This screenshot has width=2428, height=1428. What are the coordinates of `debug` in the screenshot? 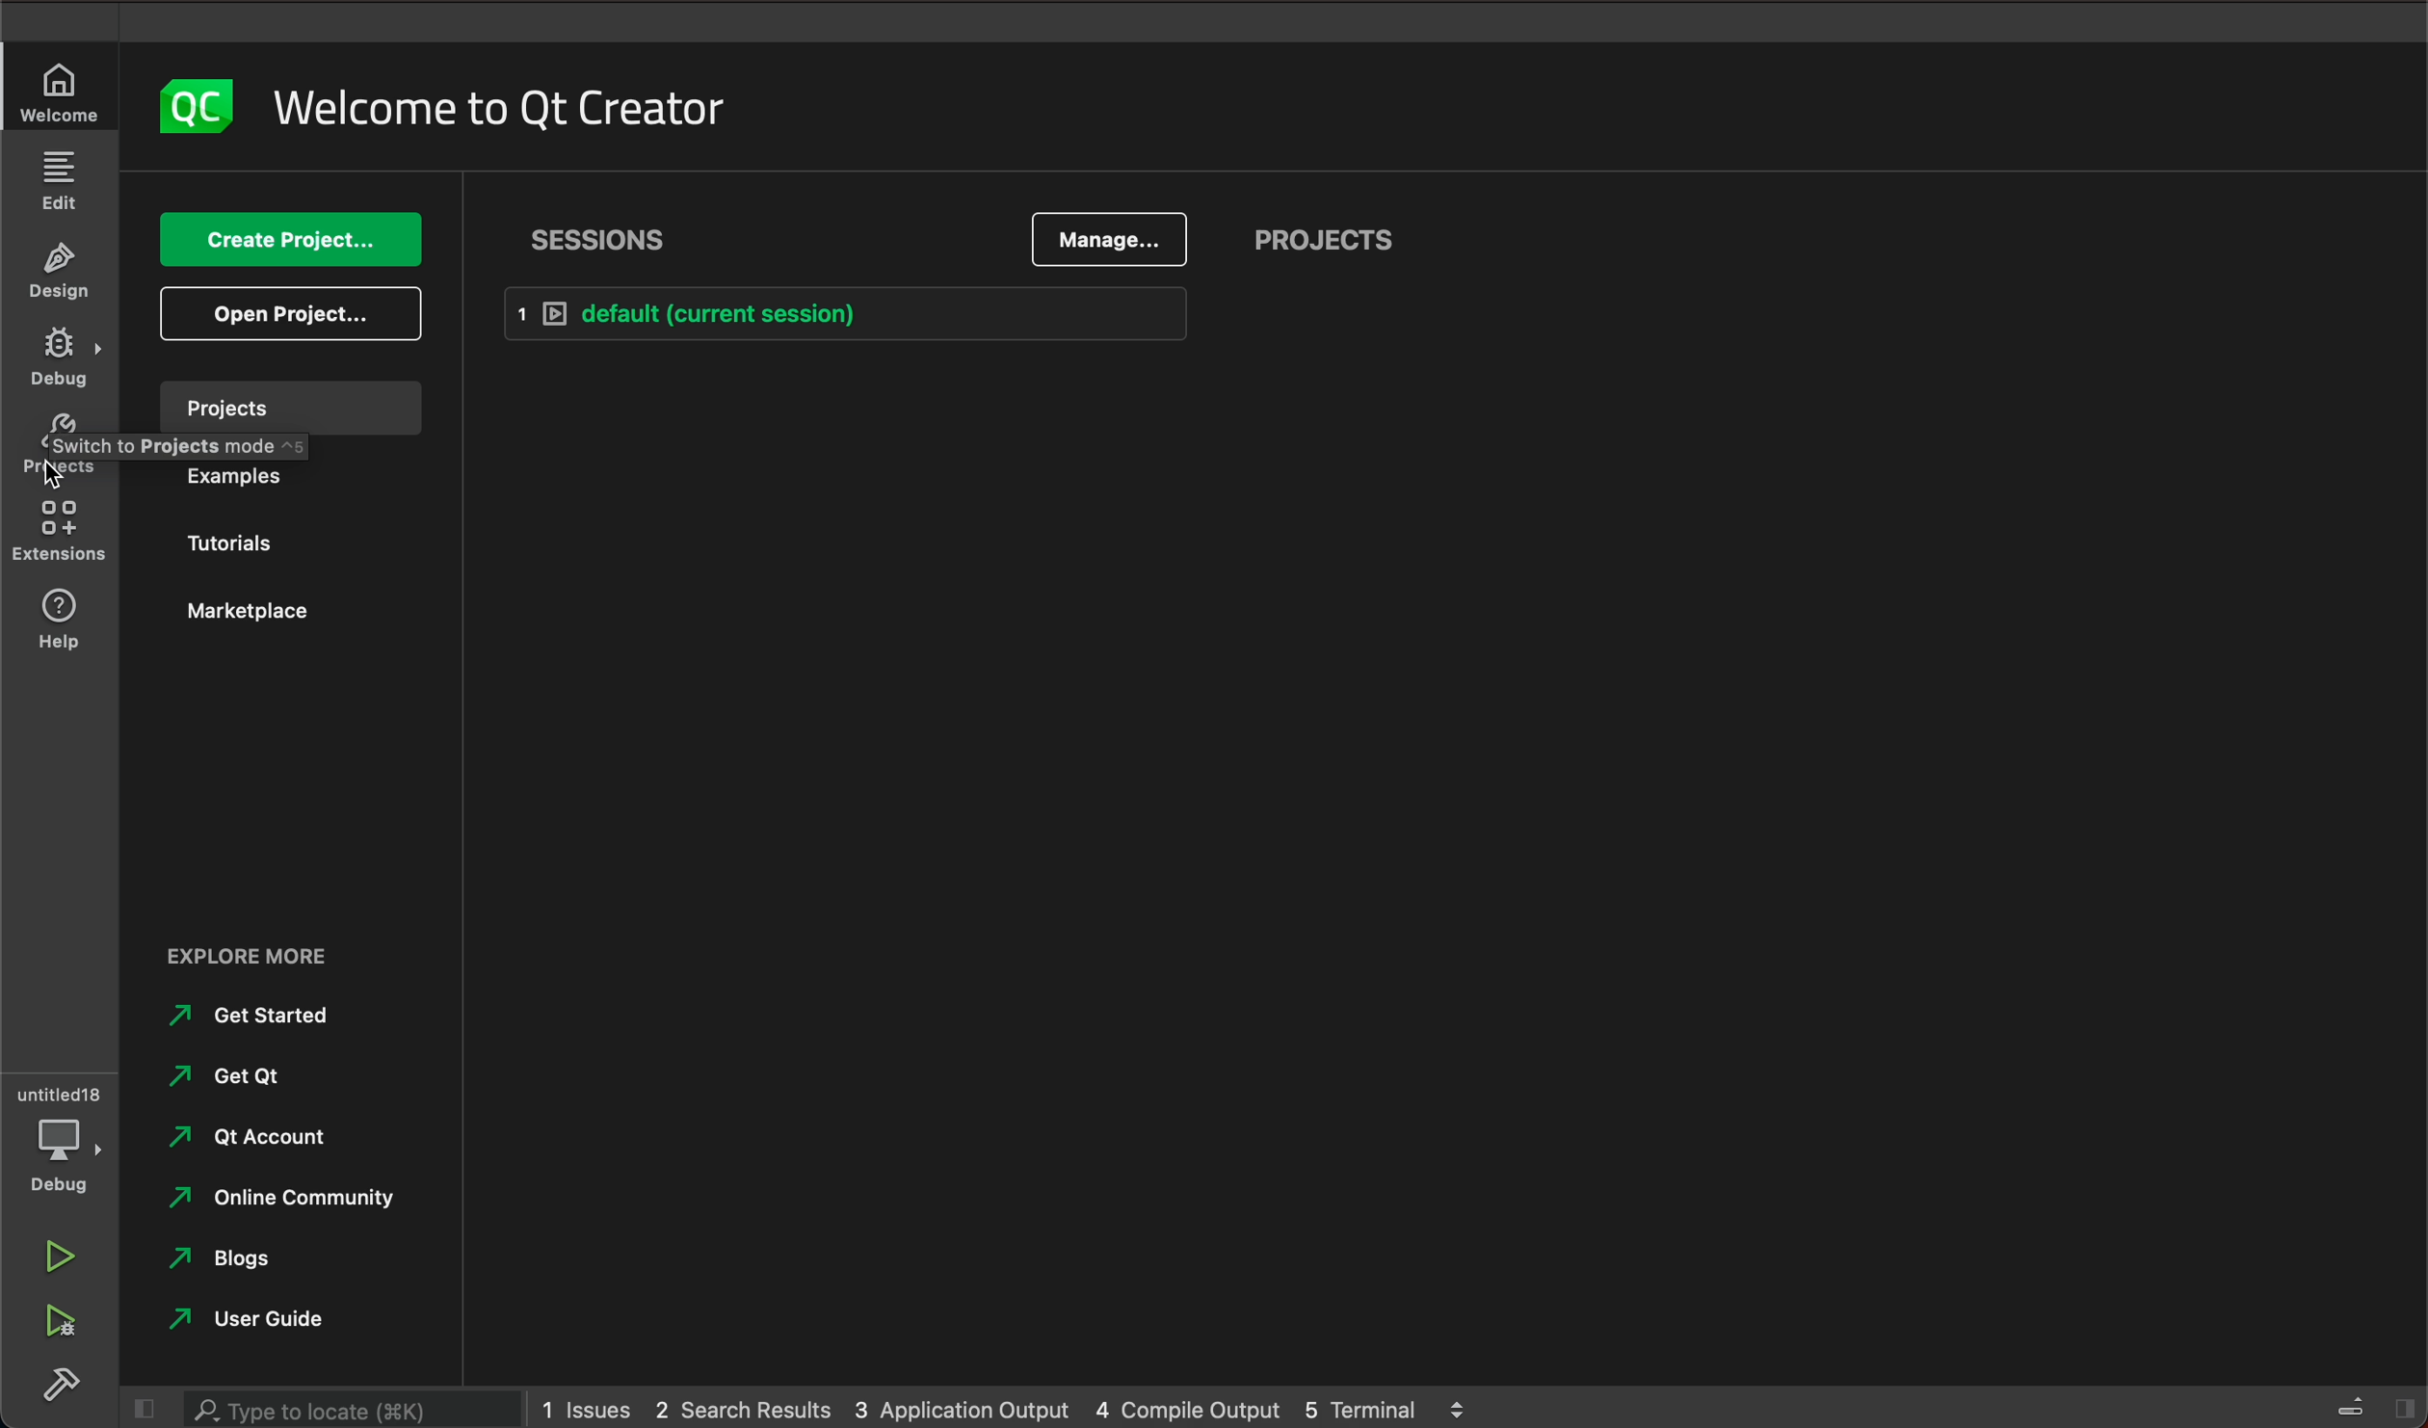 It's located at (67, 1155).